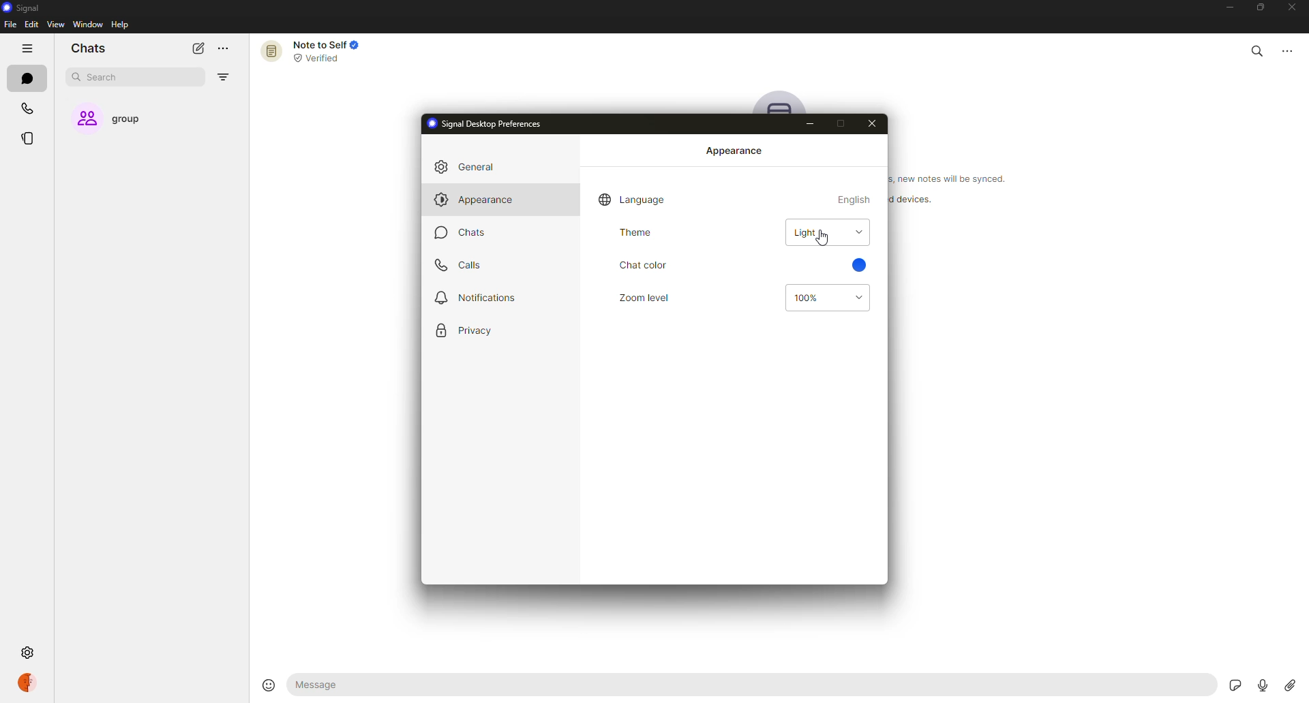 This screenshot has height=703, width=1309. What do you see at coordinates (31, 24) in the screenshot?
I see `edit` at bounding box center [31, 24].